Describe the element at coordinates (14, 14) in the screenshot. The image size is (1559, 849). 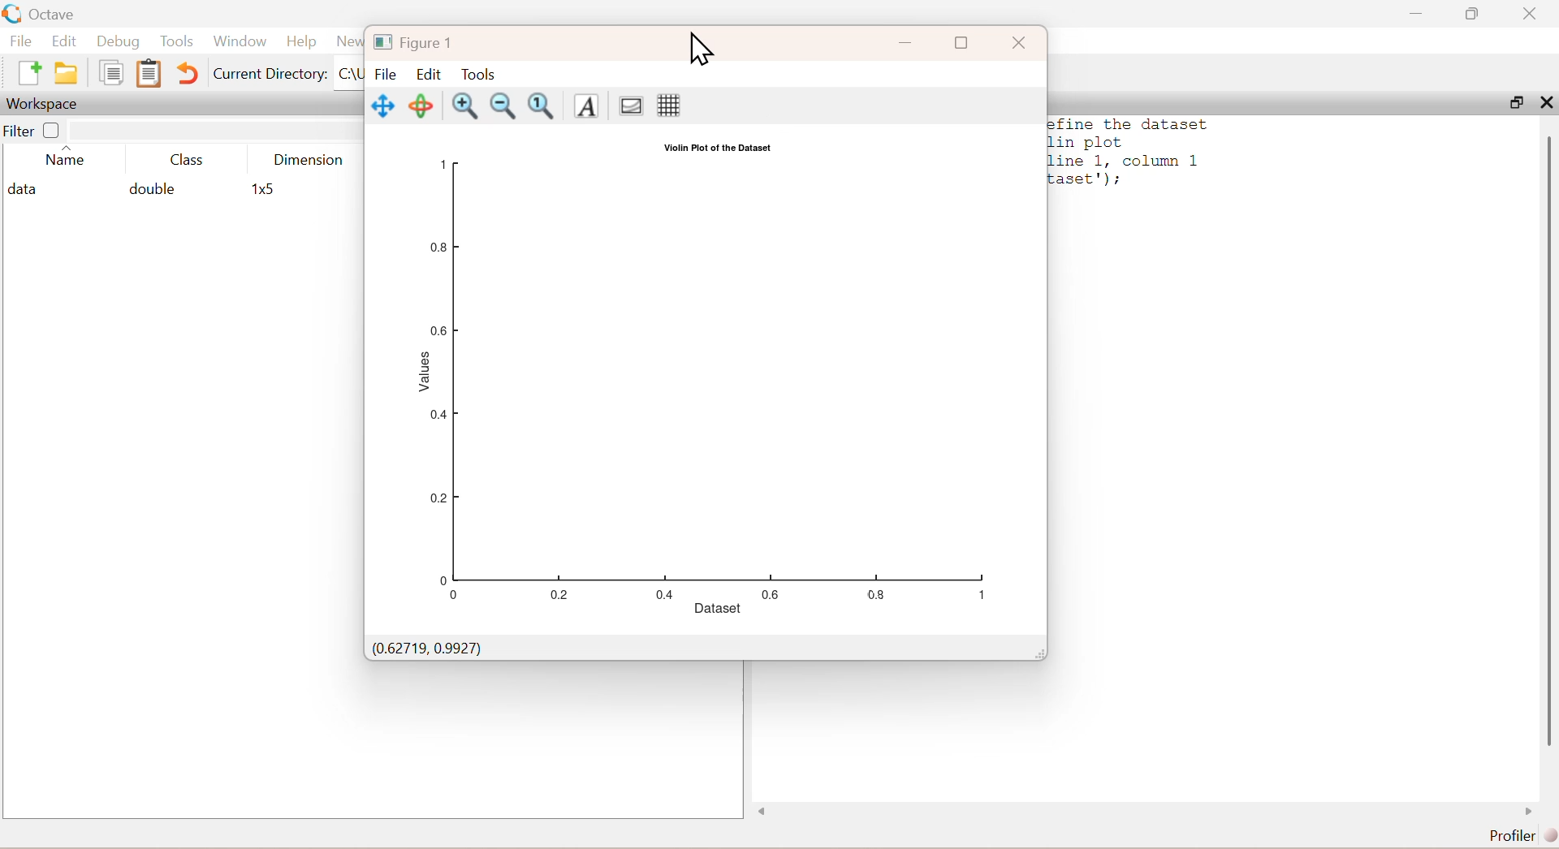
I see `logo` at that location.